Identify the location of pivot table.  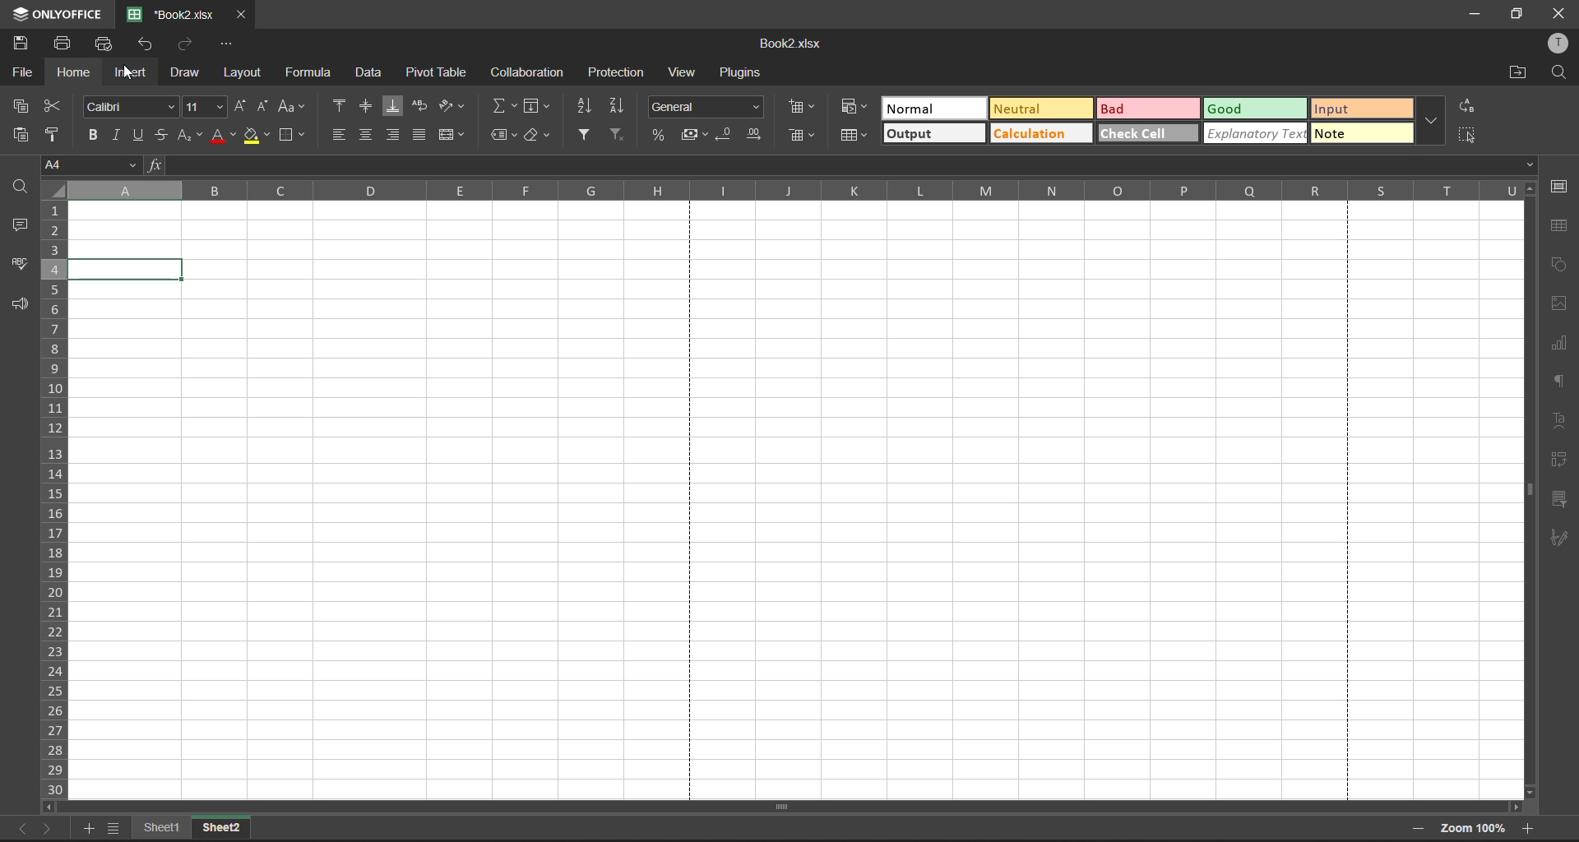
(437, 73).